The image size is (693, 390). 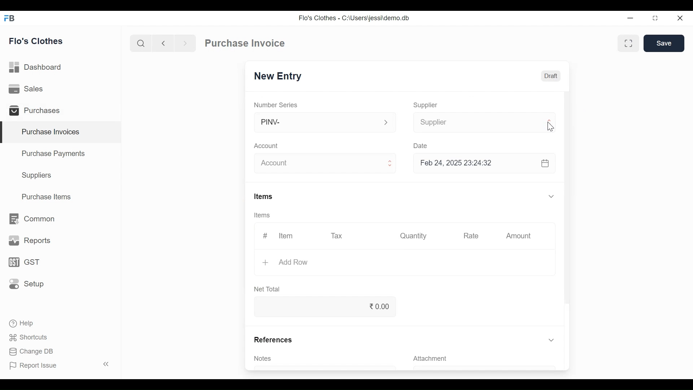 I want to click on Purchase Payments, so click(x=53, y=153).